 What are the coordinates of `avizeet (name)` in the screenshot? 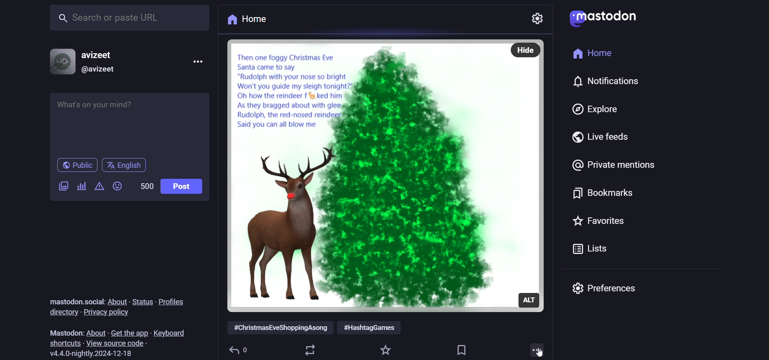 It's located at (100, 54).